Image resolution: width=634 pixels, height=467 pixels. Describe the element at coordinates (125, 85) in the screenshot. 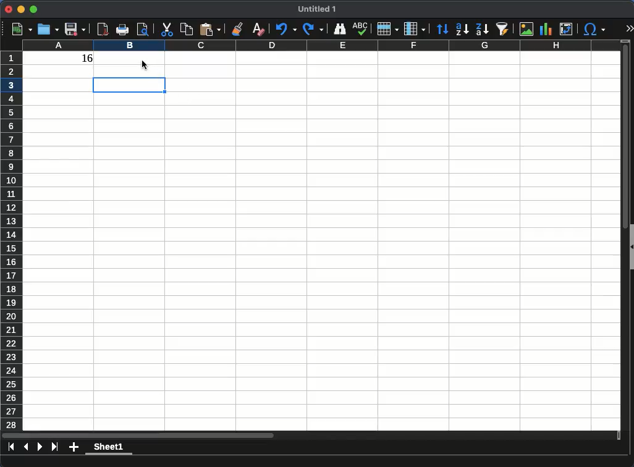

I see `cell selected` at that location.